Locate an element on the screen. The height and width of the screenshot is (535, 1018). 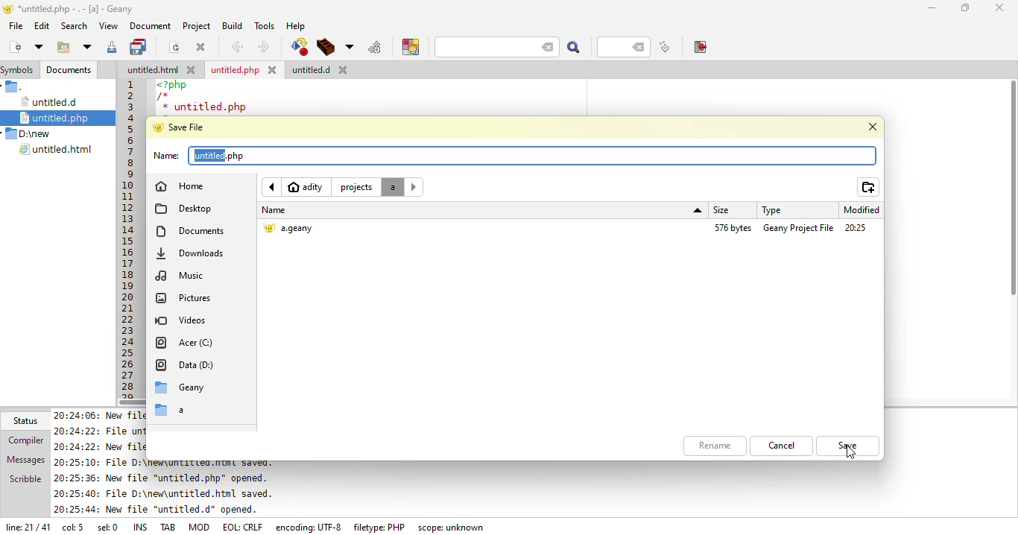
desktop is located at coordinates (186, 209).